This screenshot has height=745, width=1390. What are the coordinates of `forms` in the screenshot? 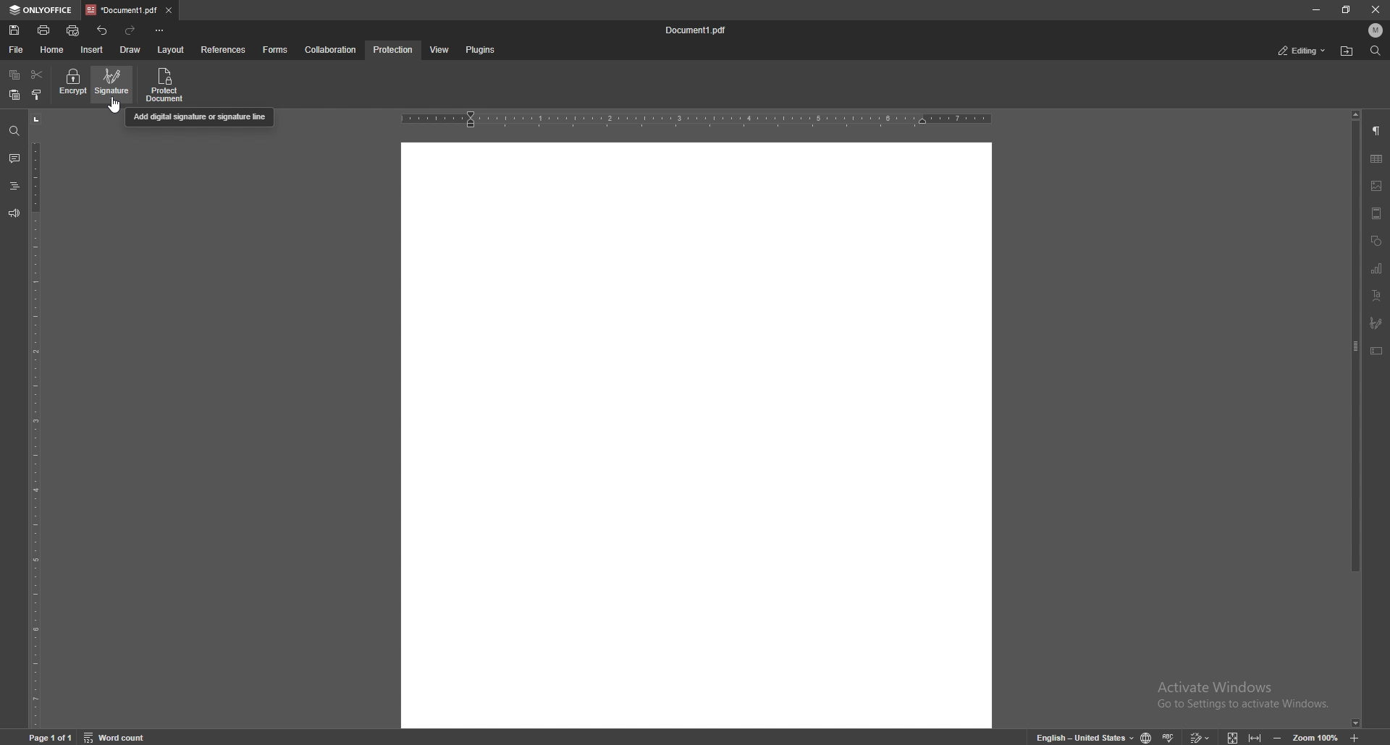 It's located at (277, 50).